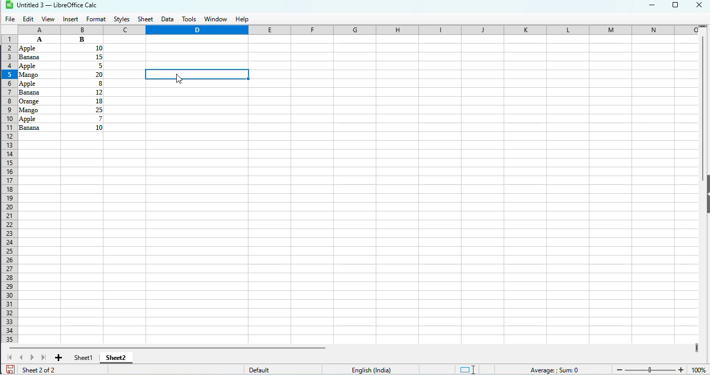 The height and width of the screenshot is (375, 710). What do you see at coordinates (680, 369) in the screenshot?
I see `Zoom in` at bounding box center [680, 369].